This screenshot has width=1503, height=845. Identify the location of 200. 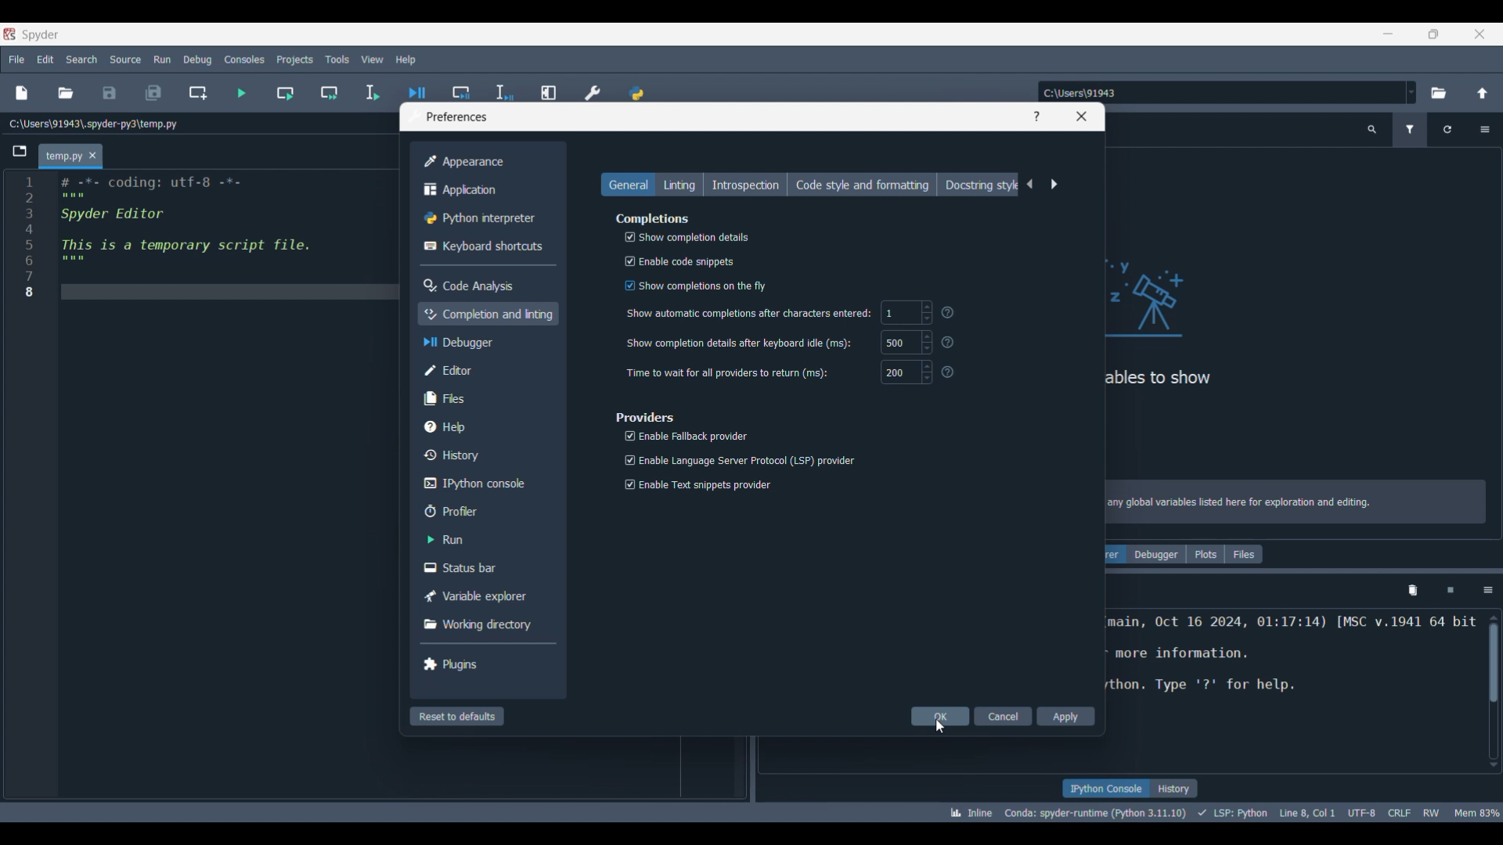
(906, 372).